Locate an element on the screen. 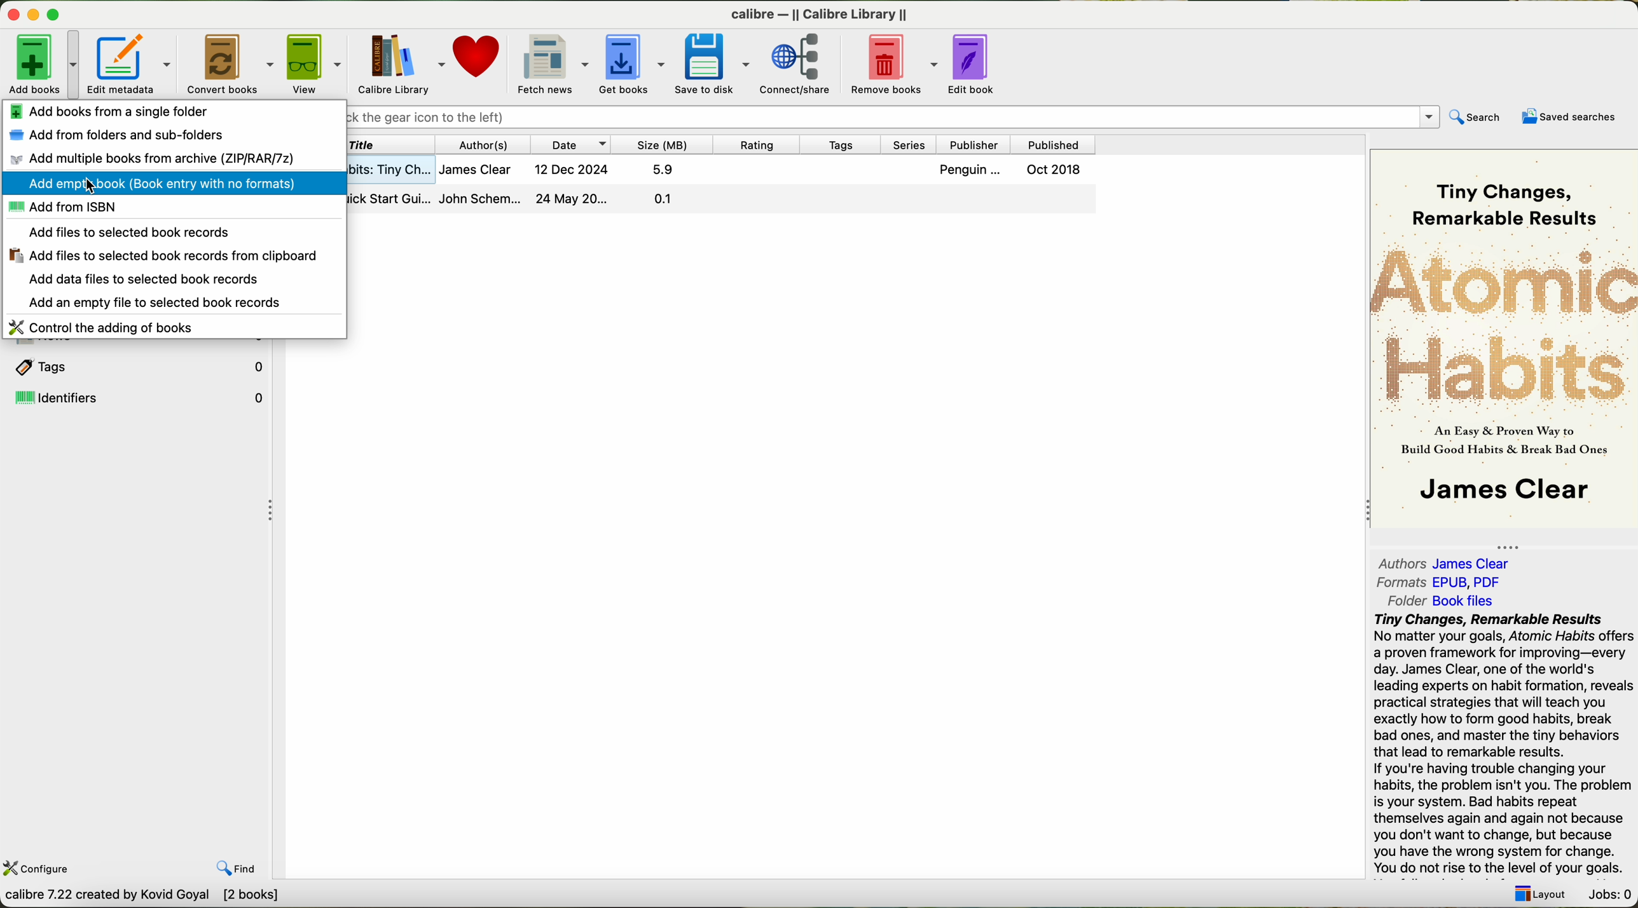 Image resolution: width=1638 pixels, height=908 pixels. authors is located at coordinates (479, 144).